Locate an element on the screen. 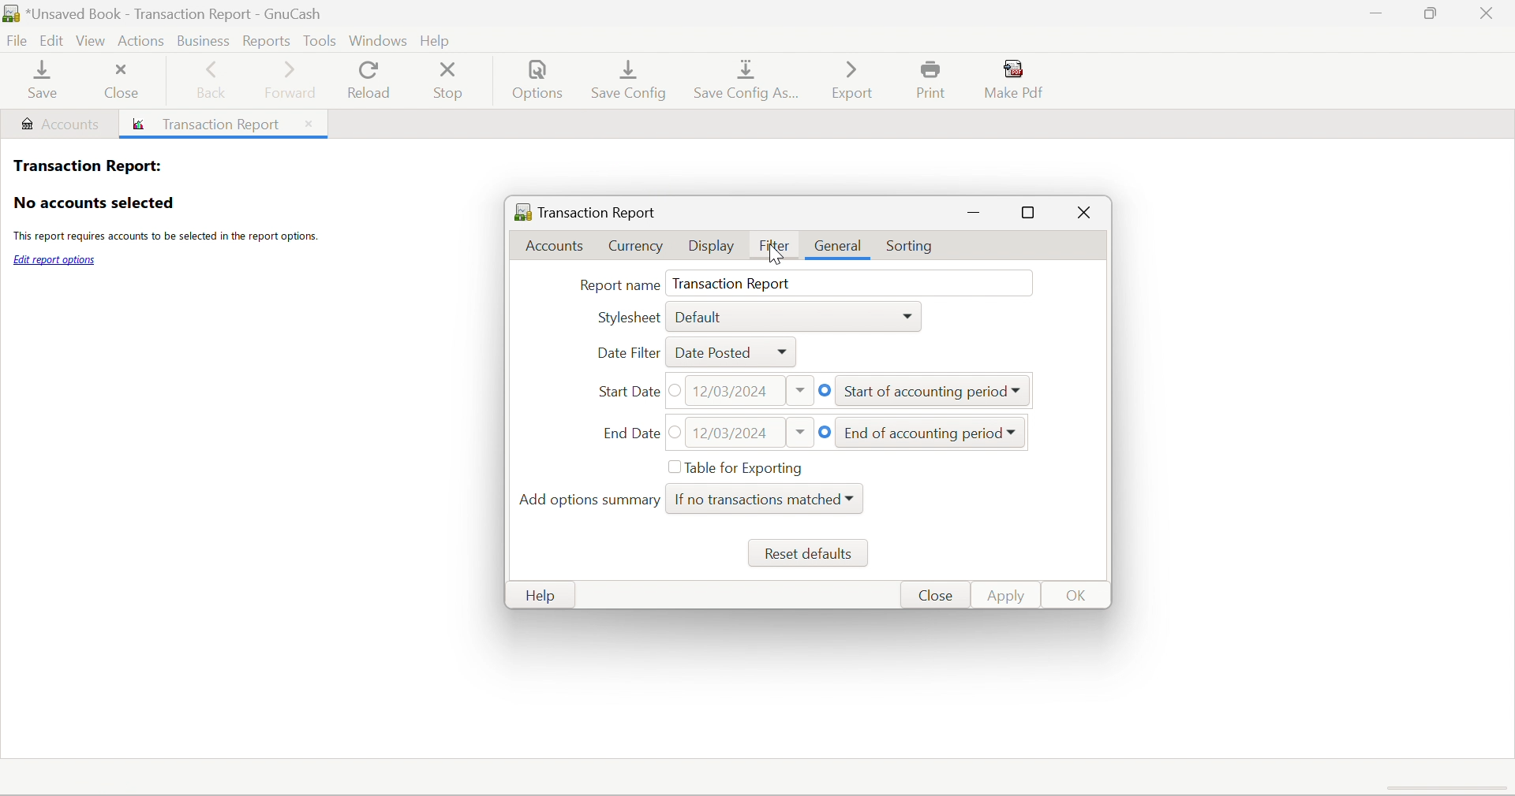 This screenshot has width=1515, height=796. Checkbox is located at coordinates (826, 390).